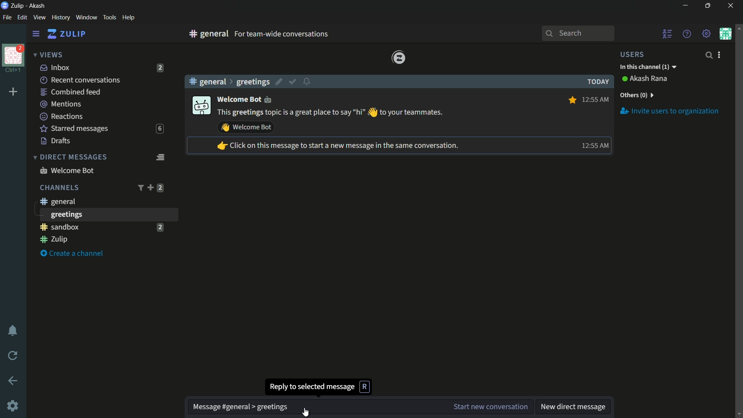 The width and height of the screenshot is (743, 418). I want to click on scroll down, so click(738, 414).